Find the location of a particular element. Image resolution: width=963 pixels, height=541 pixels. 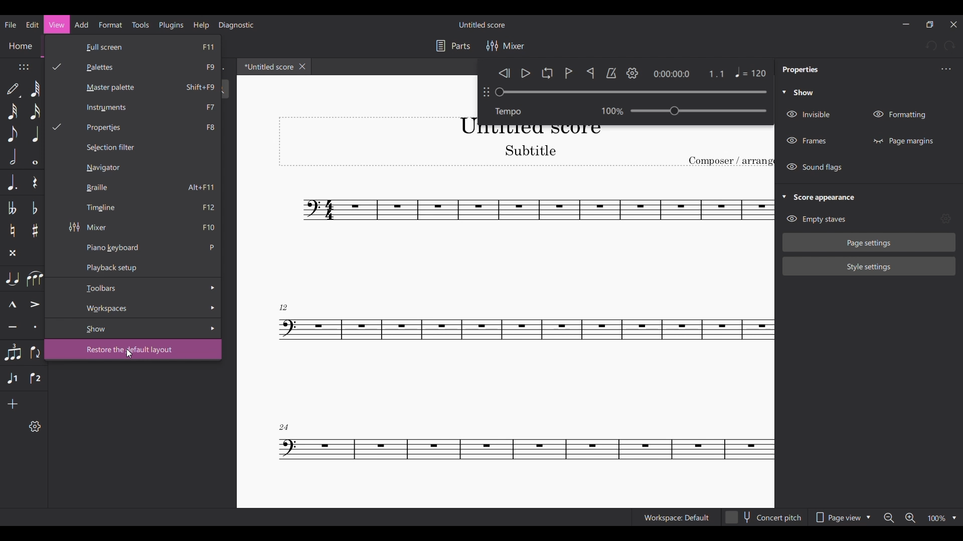

Voice 1 is located at coordinates (13, 378).